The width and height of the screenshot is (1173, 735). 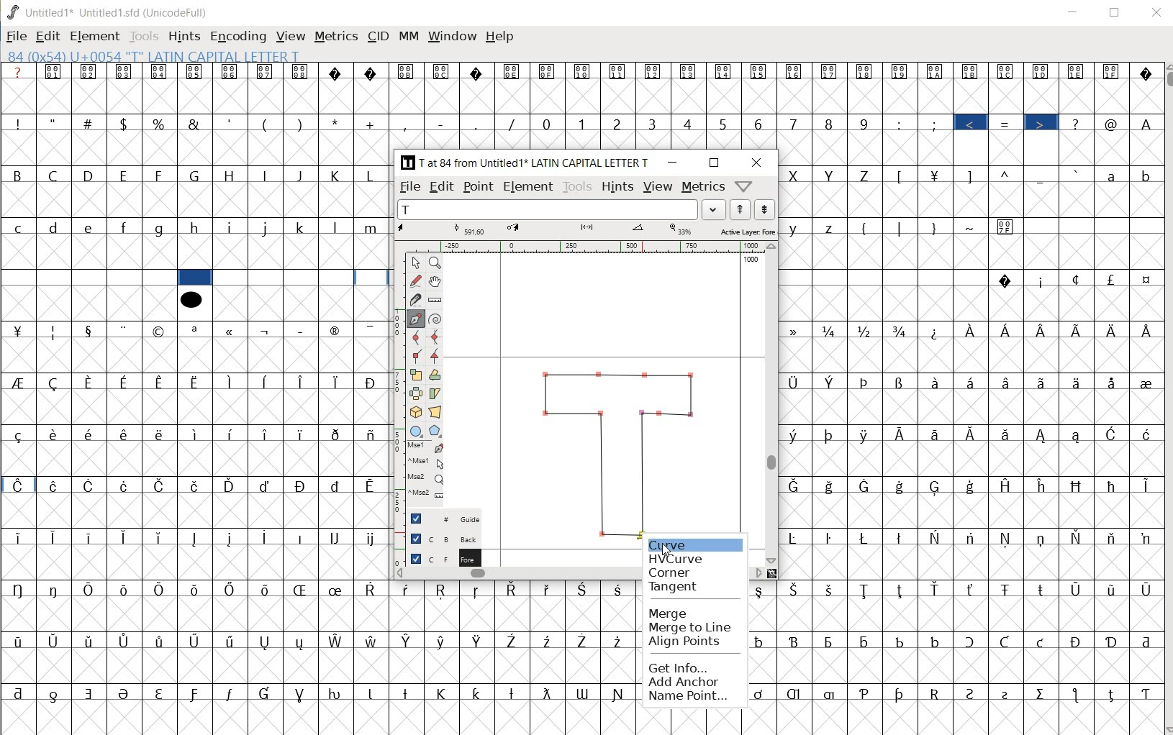 I want to click on 3, so click(x=655, y=124).